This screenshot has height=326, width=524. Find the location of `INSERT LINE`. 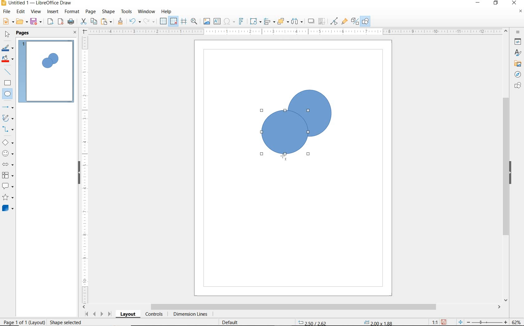

INSERT LINE is located at coordinates (8, 72).